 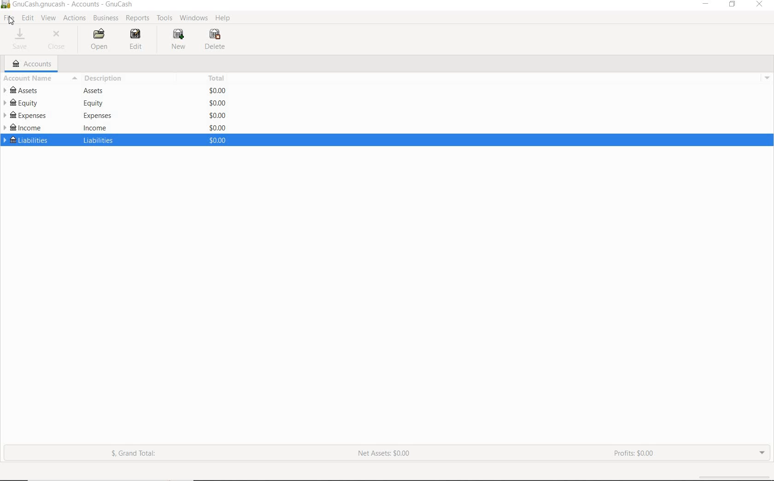 What do you see at coordinates (59, 39) in the screenshot?
I see `CLOSE` at bounding box center [59, 39].